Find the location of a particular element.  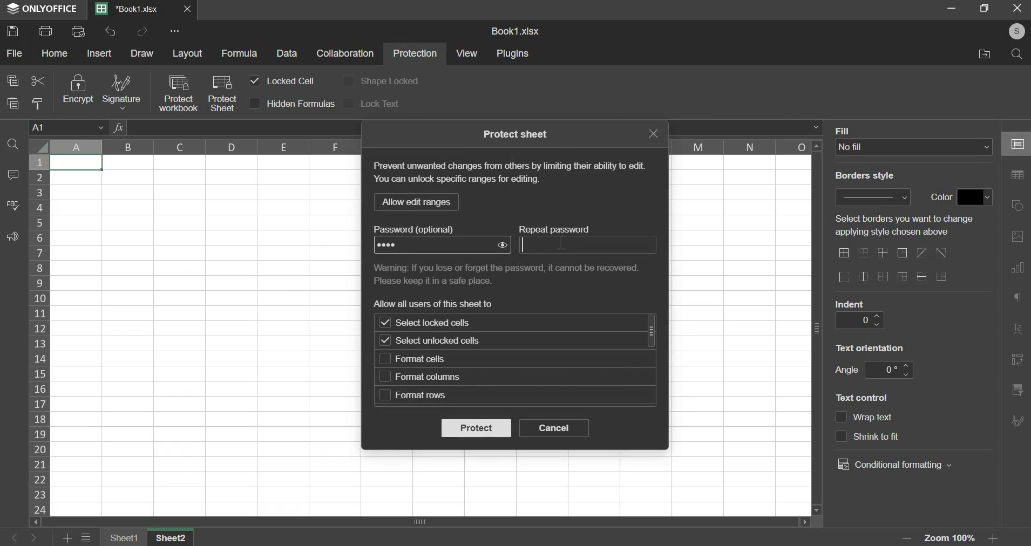

text is located at coordinates (421, 229).